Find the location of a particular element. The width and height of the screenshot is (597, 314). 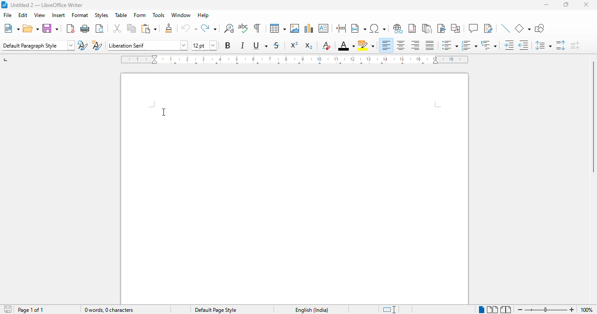

insert bookmark is located at coordinates (441, 28).